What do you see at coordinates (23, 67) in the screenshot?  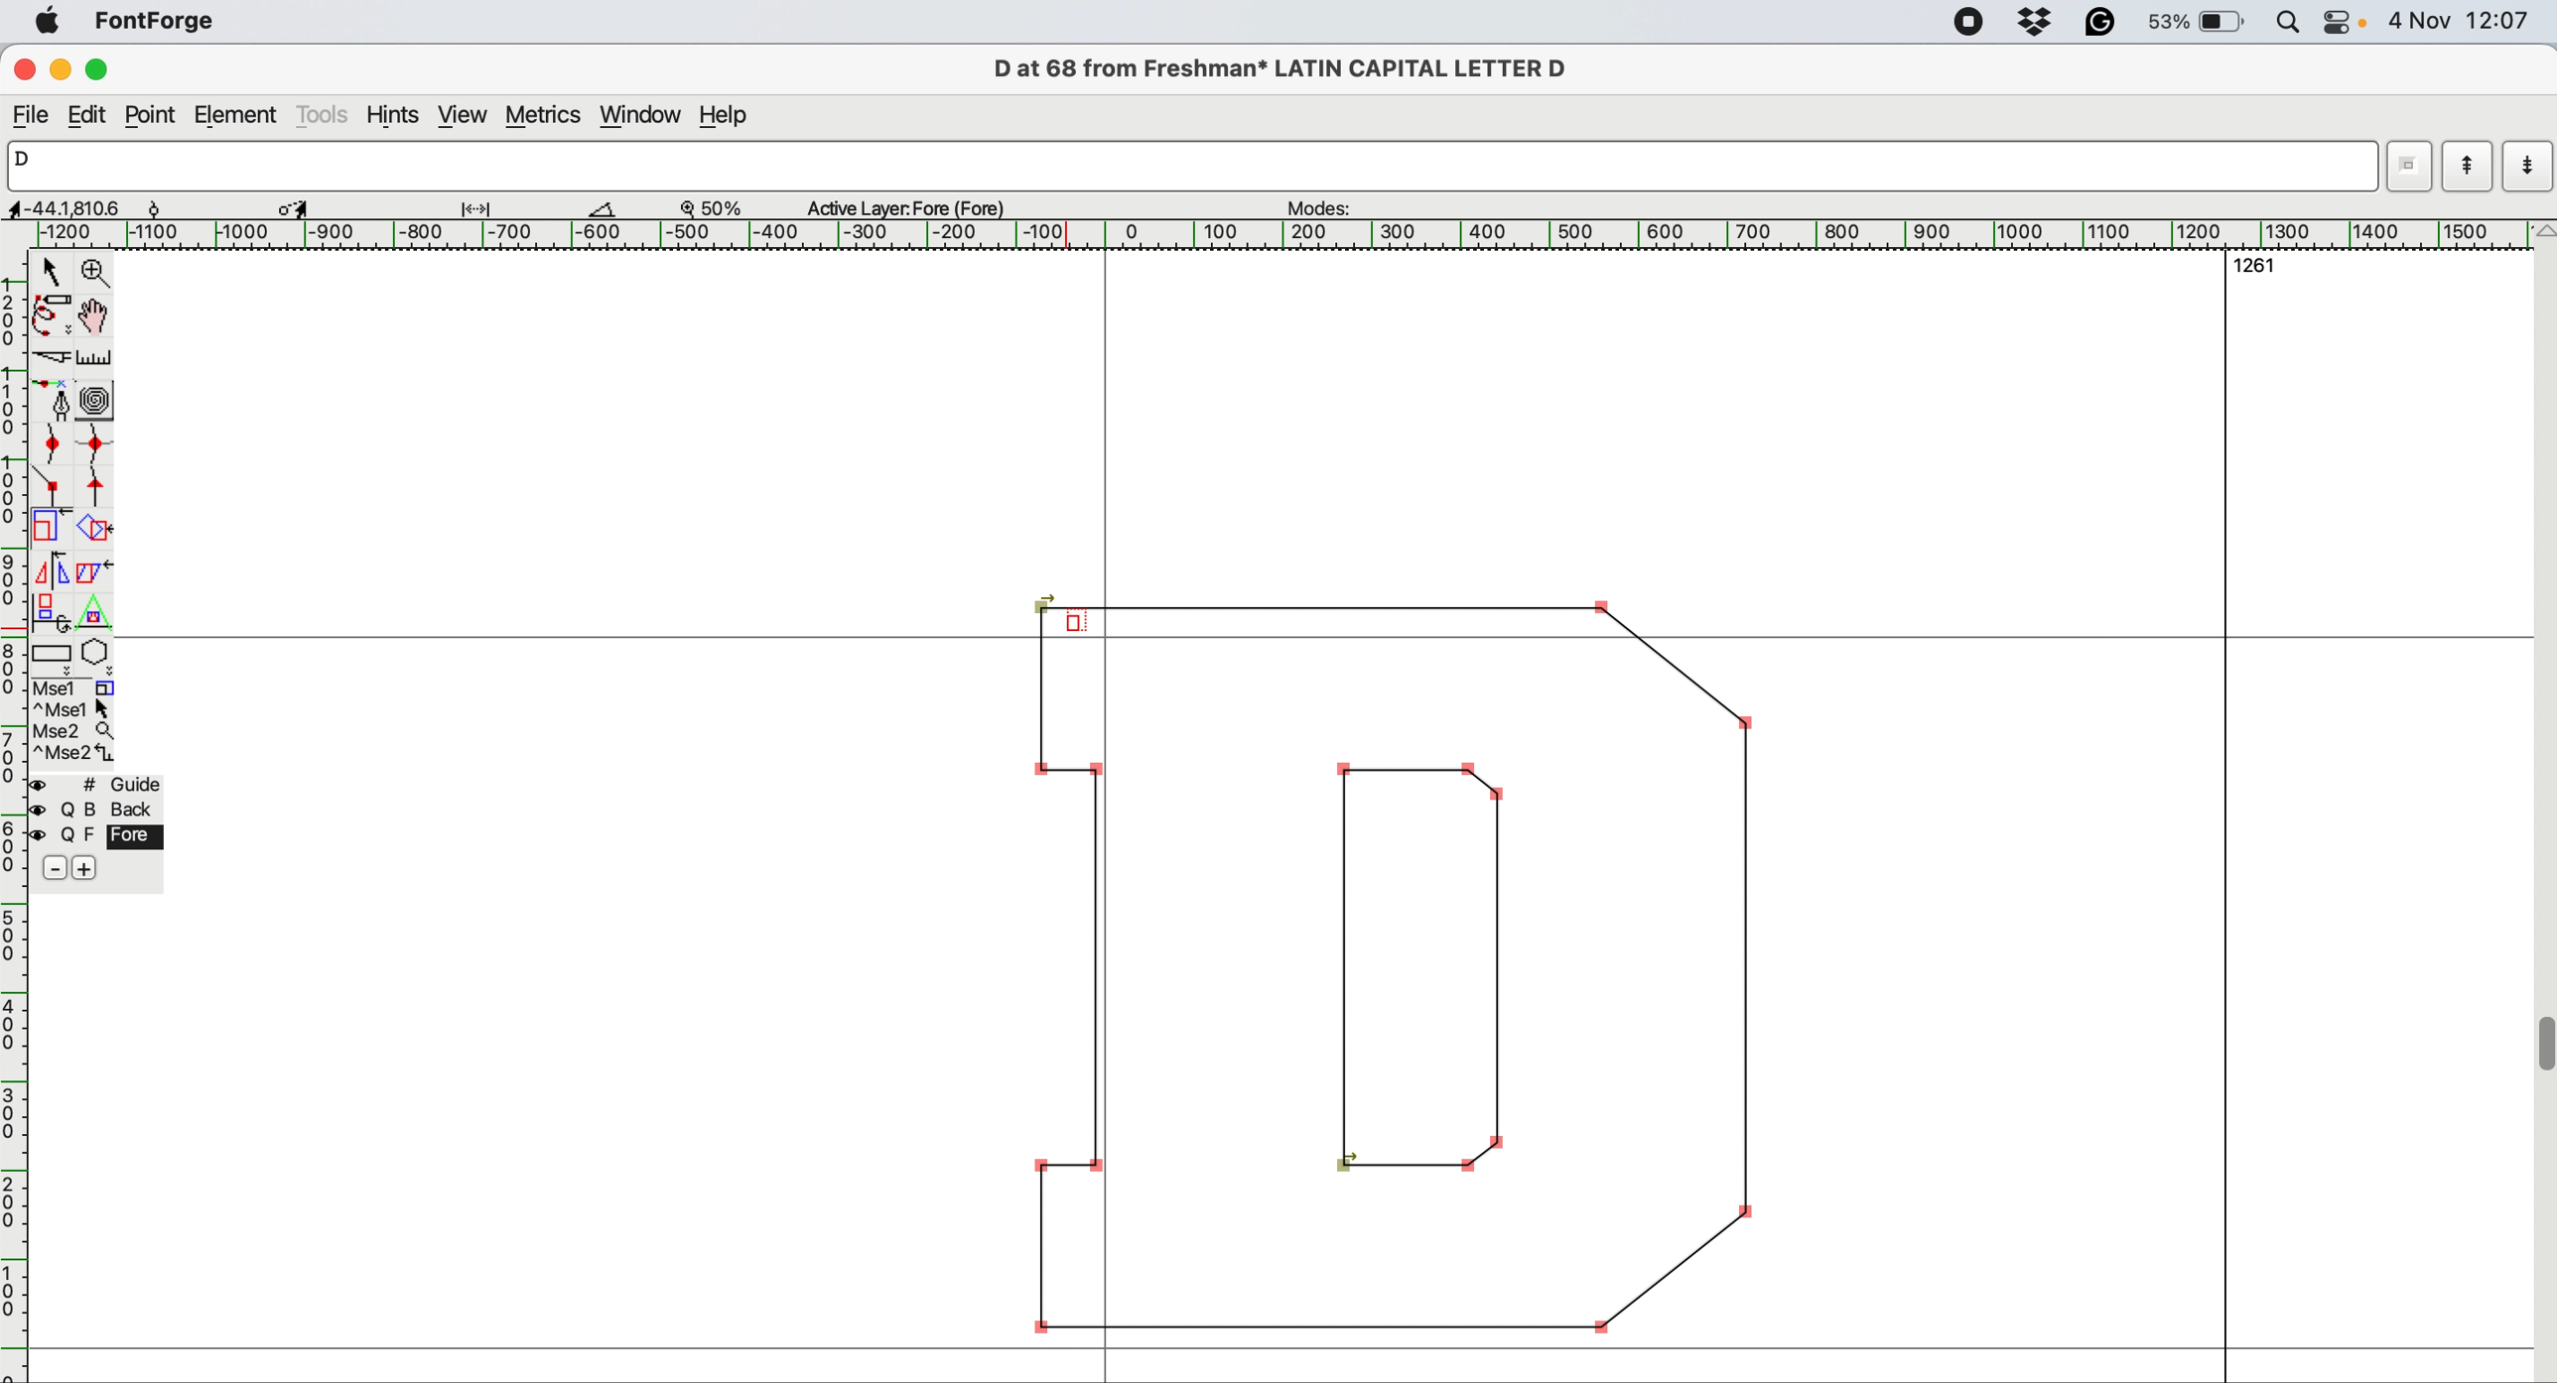 I see `close` at bounding box center [23, 67].